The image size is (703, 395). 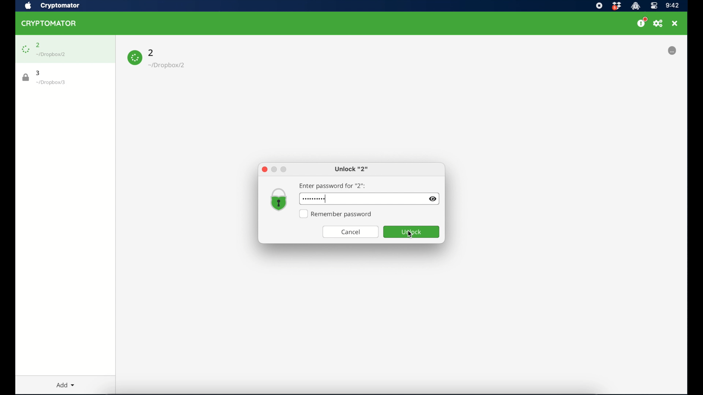 What do you see at coordinates (654, 6) in the screenshot?
I see `control  center` at bounding box center [654, 6].